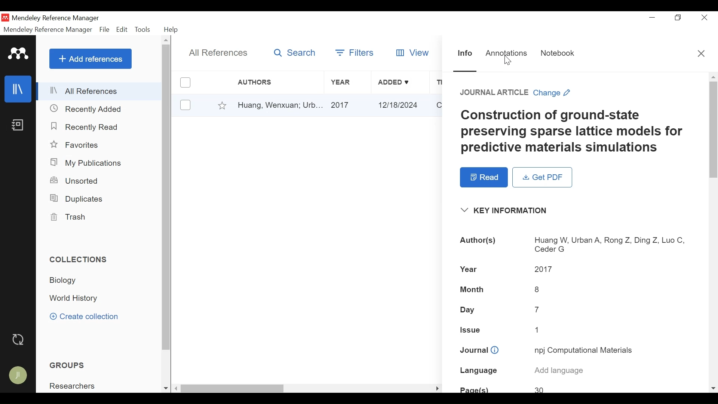 This screenshot has width=718, height=404. What do you see at coordinates (473, 290) in the screenshot?
I see `Month` at bounding box center [473, 290].